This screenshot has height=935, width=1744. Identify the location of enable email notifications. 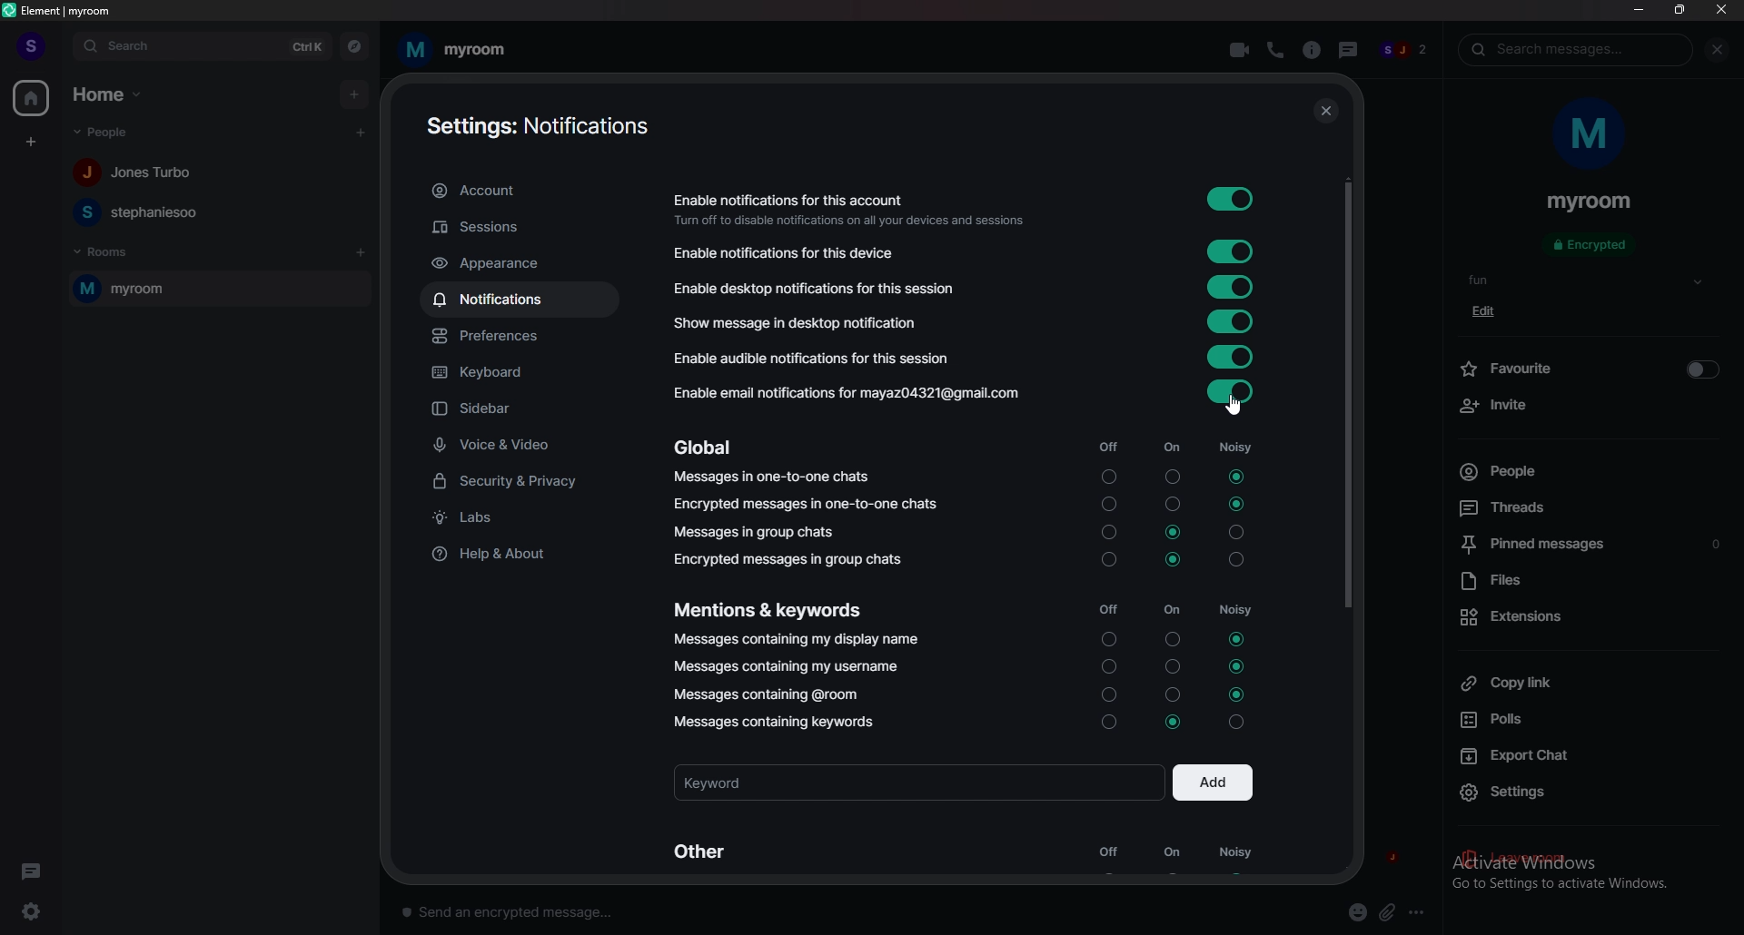
(964, 393).